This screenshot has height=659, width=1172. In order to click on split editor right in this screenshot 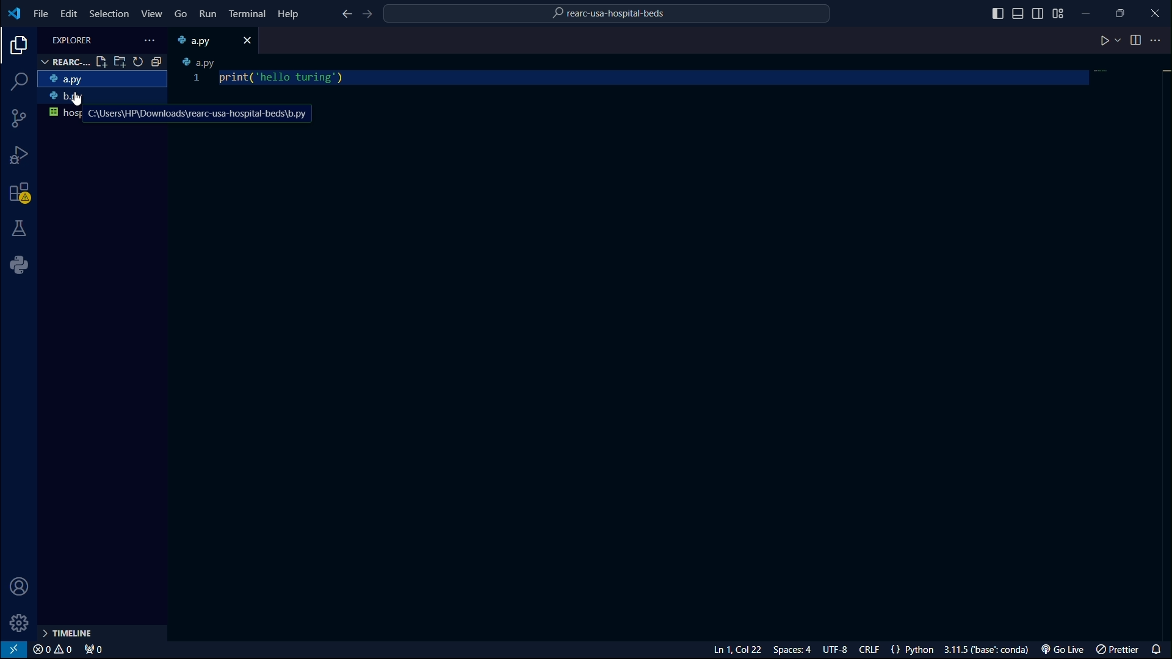, I will do `click(1131, 40)`.